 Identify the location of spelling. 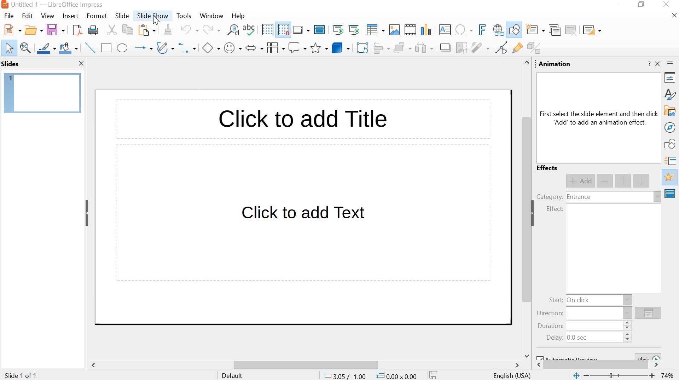
(251, 31).